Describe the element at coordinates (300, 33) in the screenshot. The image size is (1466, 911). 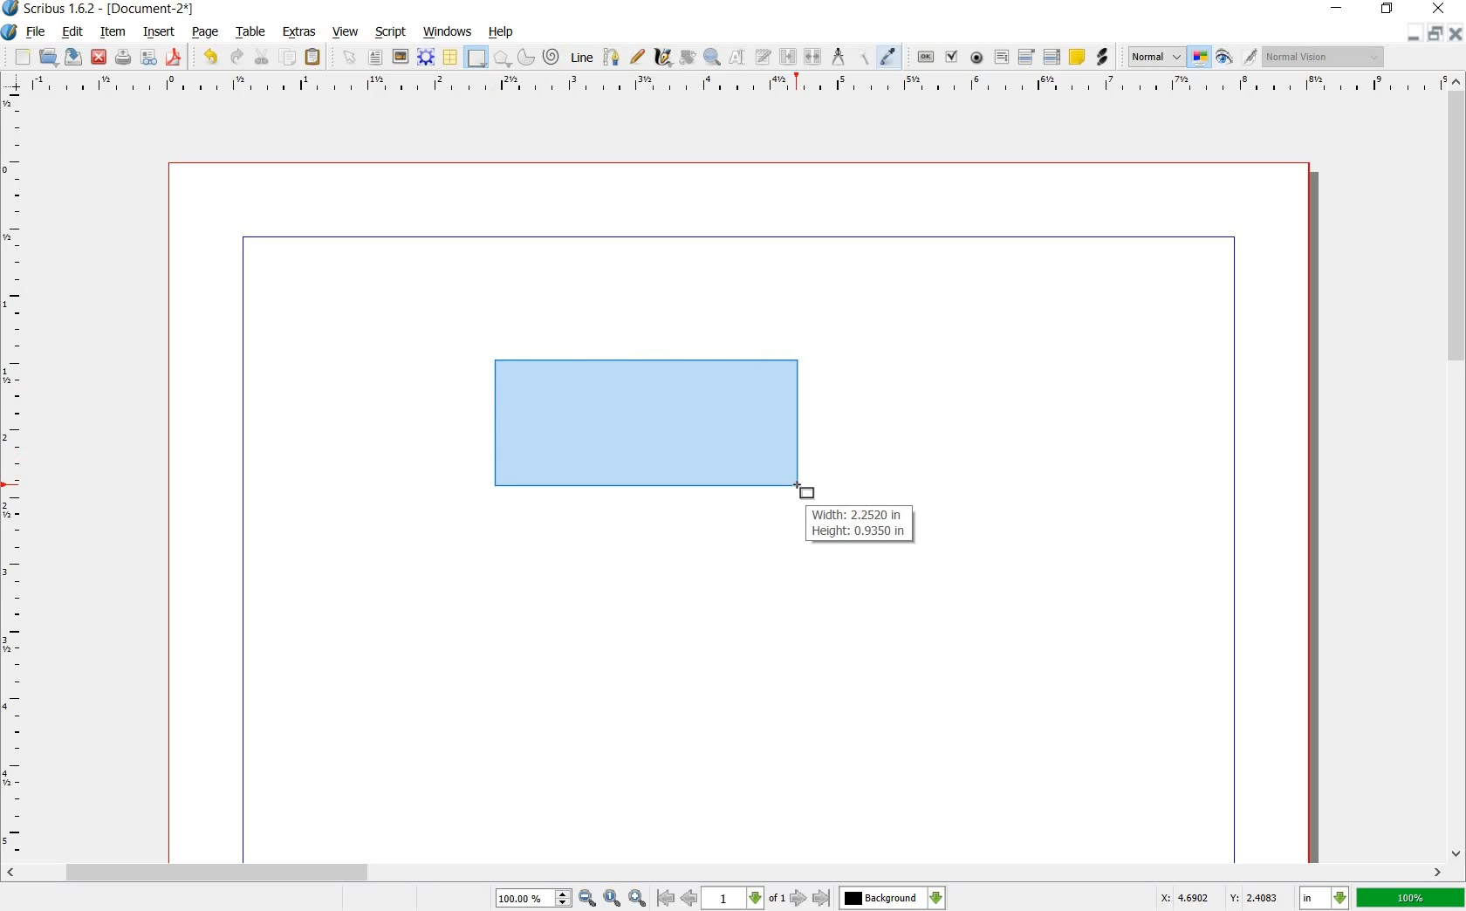
I see `EXTRAS` at that location.